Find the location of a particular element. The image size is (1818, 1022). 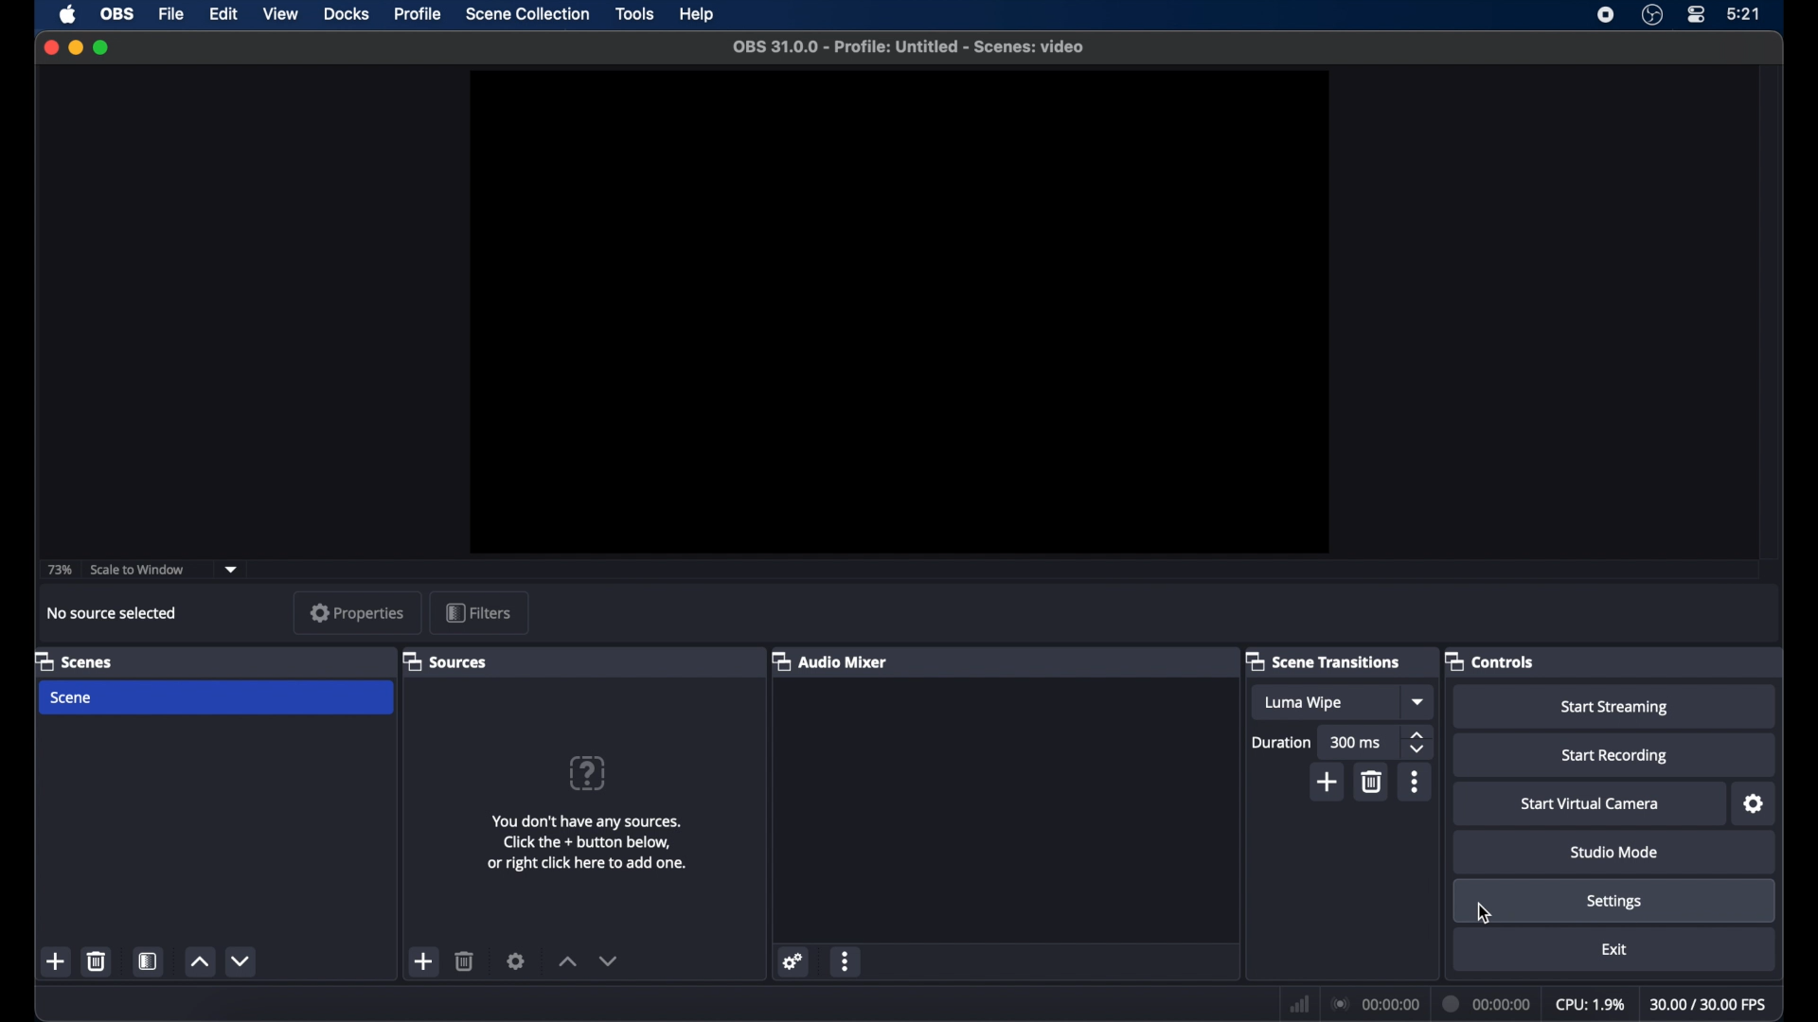

fps is located at coordinates (1708, 1005).